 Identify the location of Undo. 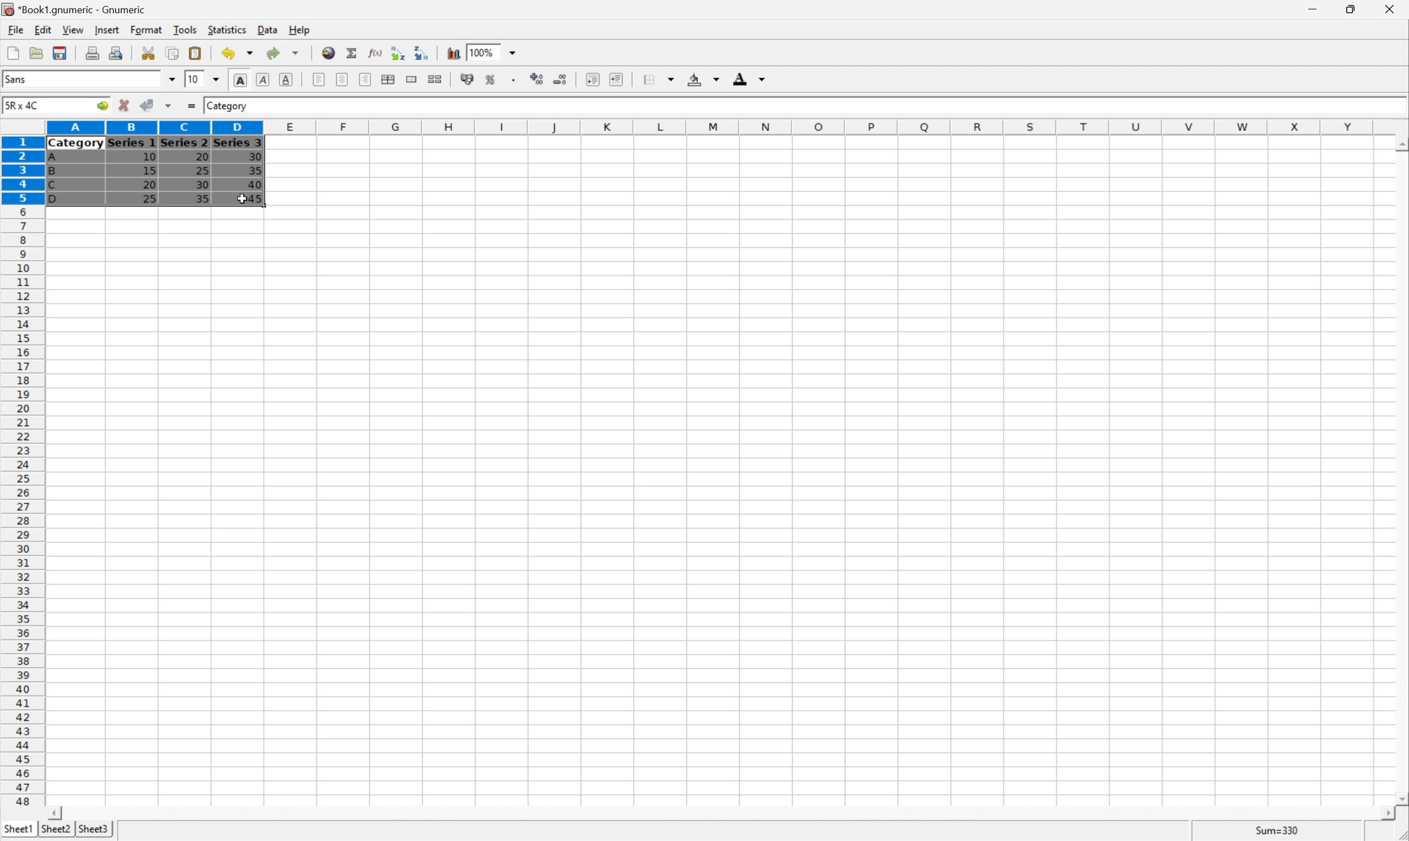
(238, 51).